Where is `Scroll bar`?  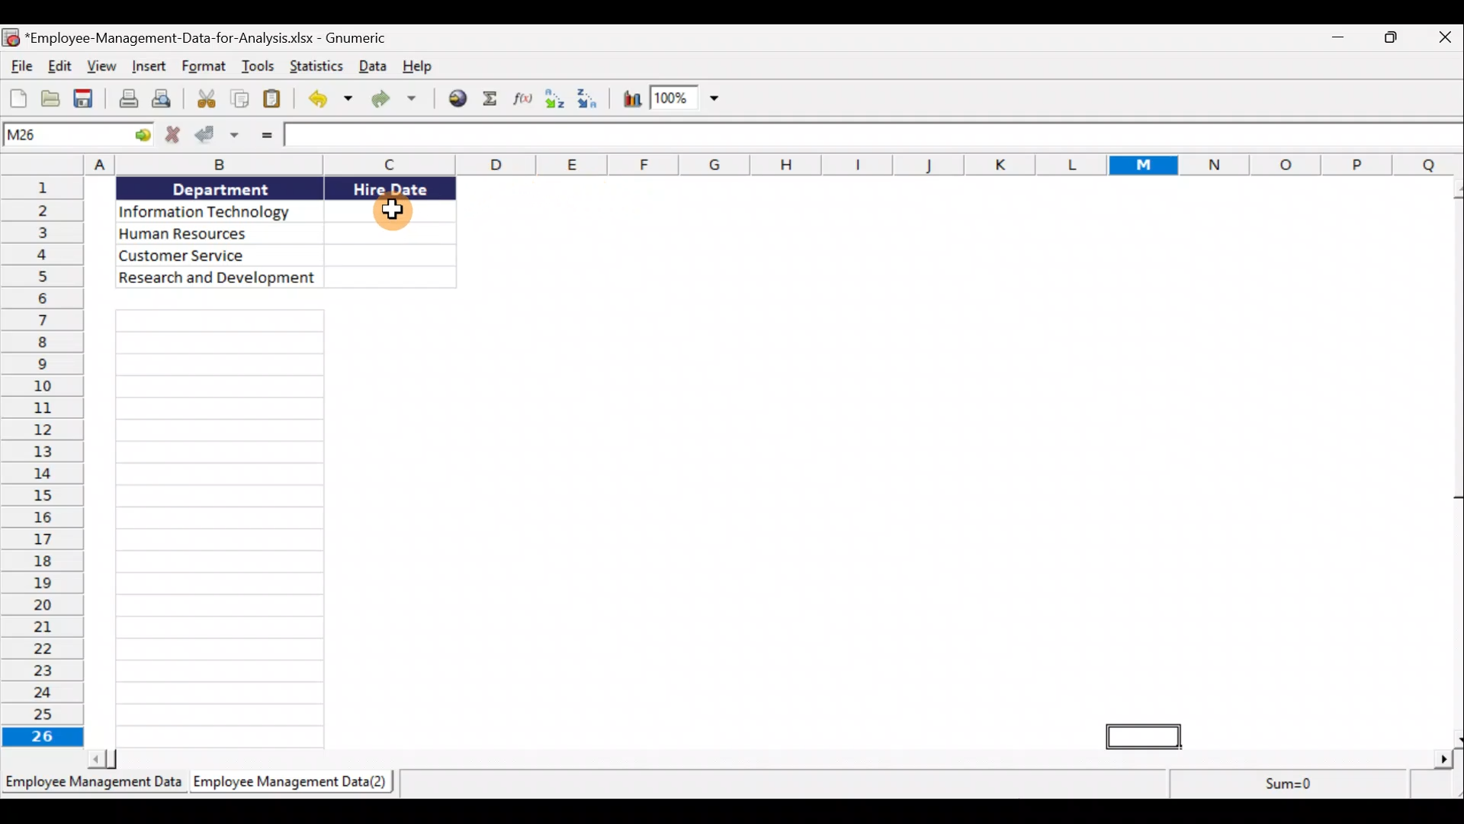 Scroll bar is located at coordinates (767, 759).